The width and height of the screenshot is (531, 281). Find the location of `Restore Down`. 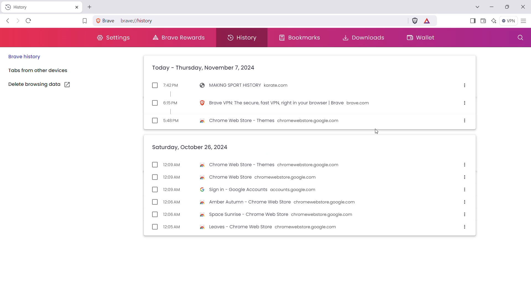

Restore Down is located at coordinates (507, 7).